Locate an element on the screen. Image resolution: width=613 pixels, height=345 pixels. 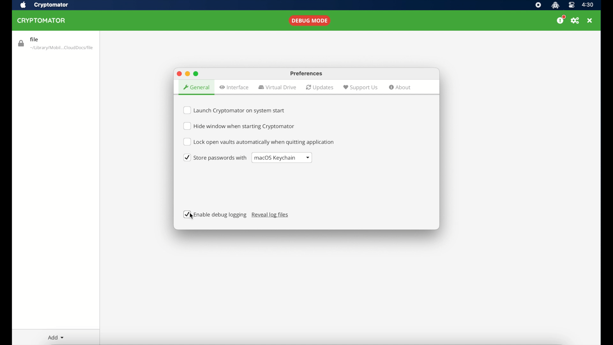
check mark is located at coordinates (187, 214).